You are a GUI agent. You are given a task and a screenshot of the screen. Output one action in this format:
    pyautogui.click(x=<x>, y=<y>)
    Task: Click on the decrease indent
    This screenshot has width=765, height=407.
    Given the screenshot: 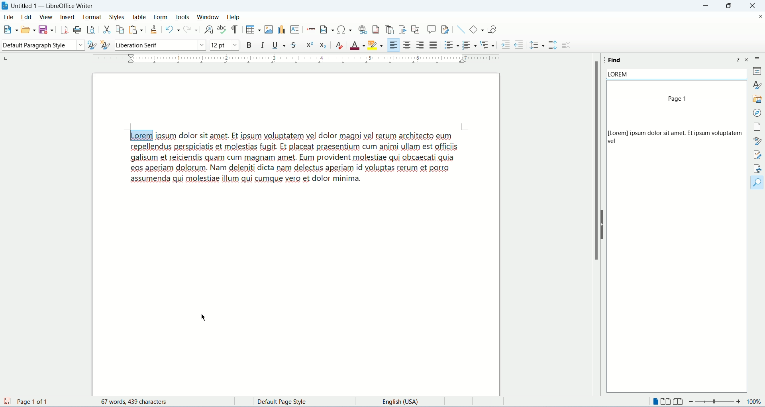 What is the action you would take?
    pyautogui.click(x=519, y=45)
    